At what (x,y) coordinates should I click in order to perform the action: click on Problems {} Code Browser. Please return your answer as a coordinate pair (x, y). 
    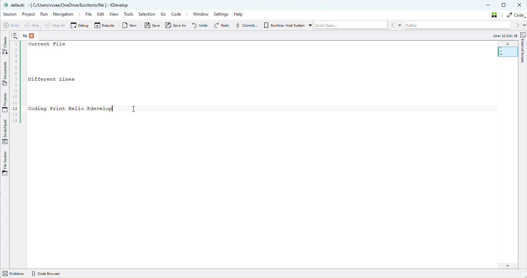
    Looking at the image, I should click on (39, 274).